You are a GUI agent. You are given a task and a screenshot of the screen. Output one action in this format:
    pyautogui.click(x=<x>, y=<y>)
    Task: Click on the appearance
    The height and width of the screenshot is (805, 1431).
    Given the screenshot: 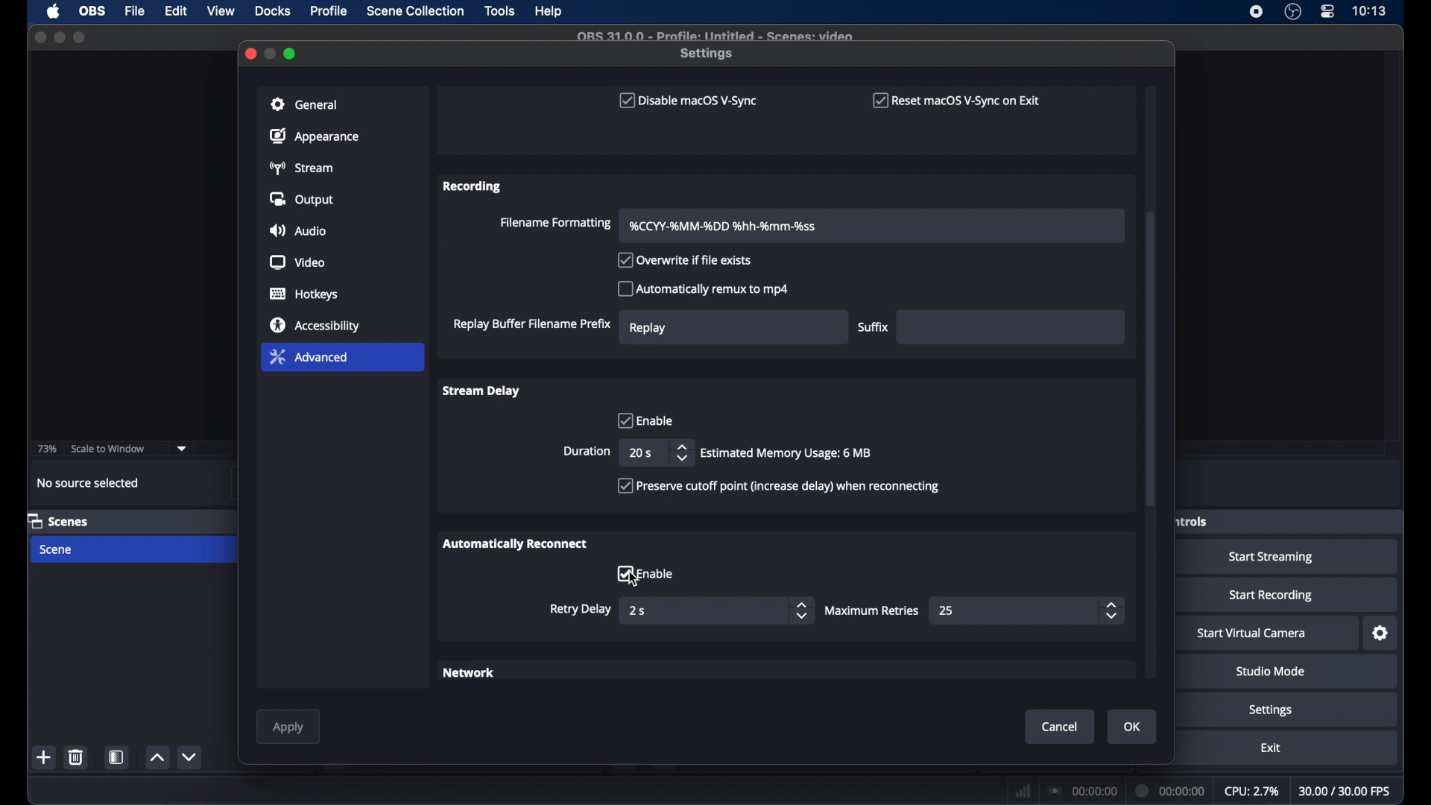 What is the action you would take?
    pyautogui.click(x=315, y=136)
    